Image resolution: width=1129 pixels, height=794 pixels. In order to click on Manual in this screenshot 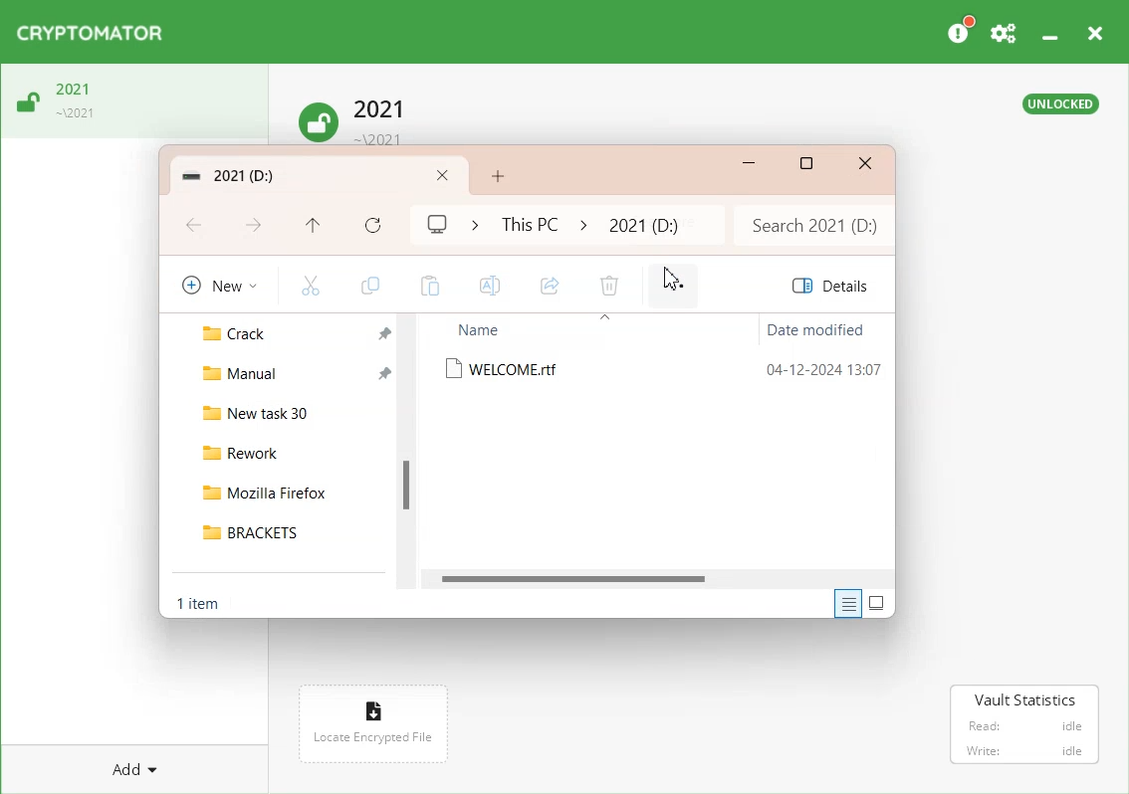, I will do `click(280, 371)`.